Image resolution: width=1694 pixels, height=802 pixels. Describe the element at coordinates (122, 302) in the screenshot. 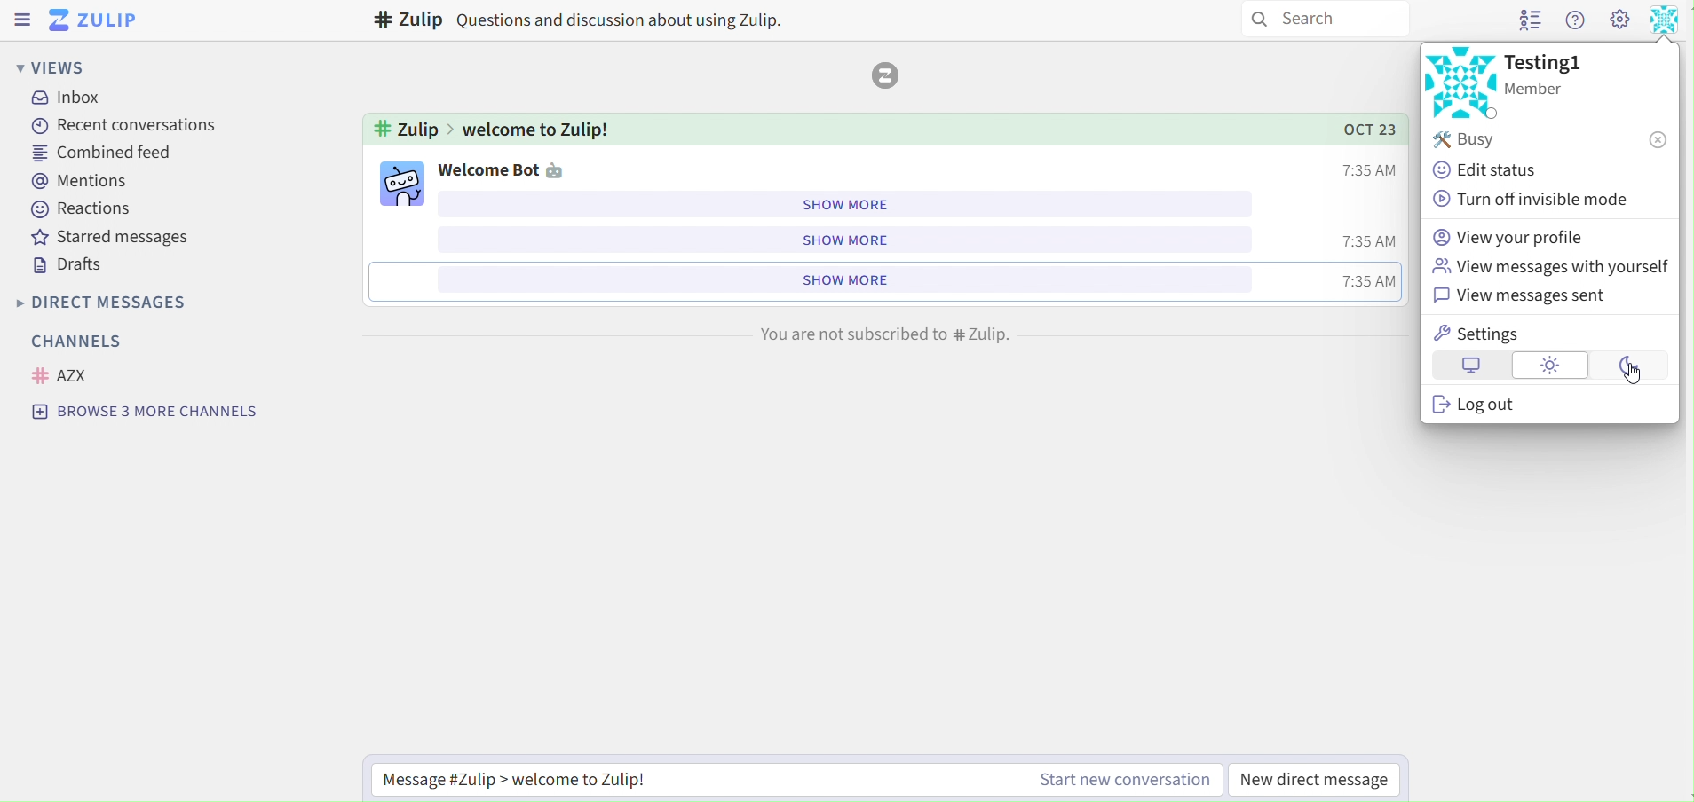

I see `direct messages` at that location.